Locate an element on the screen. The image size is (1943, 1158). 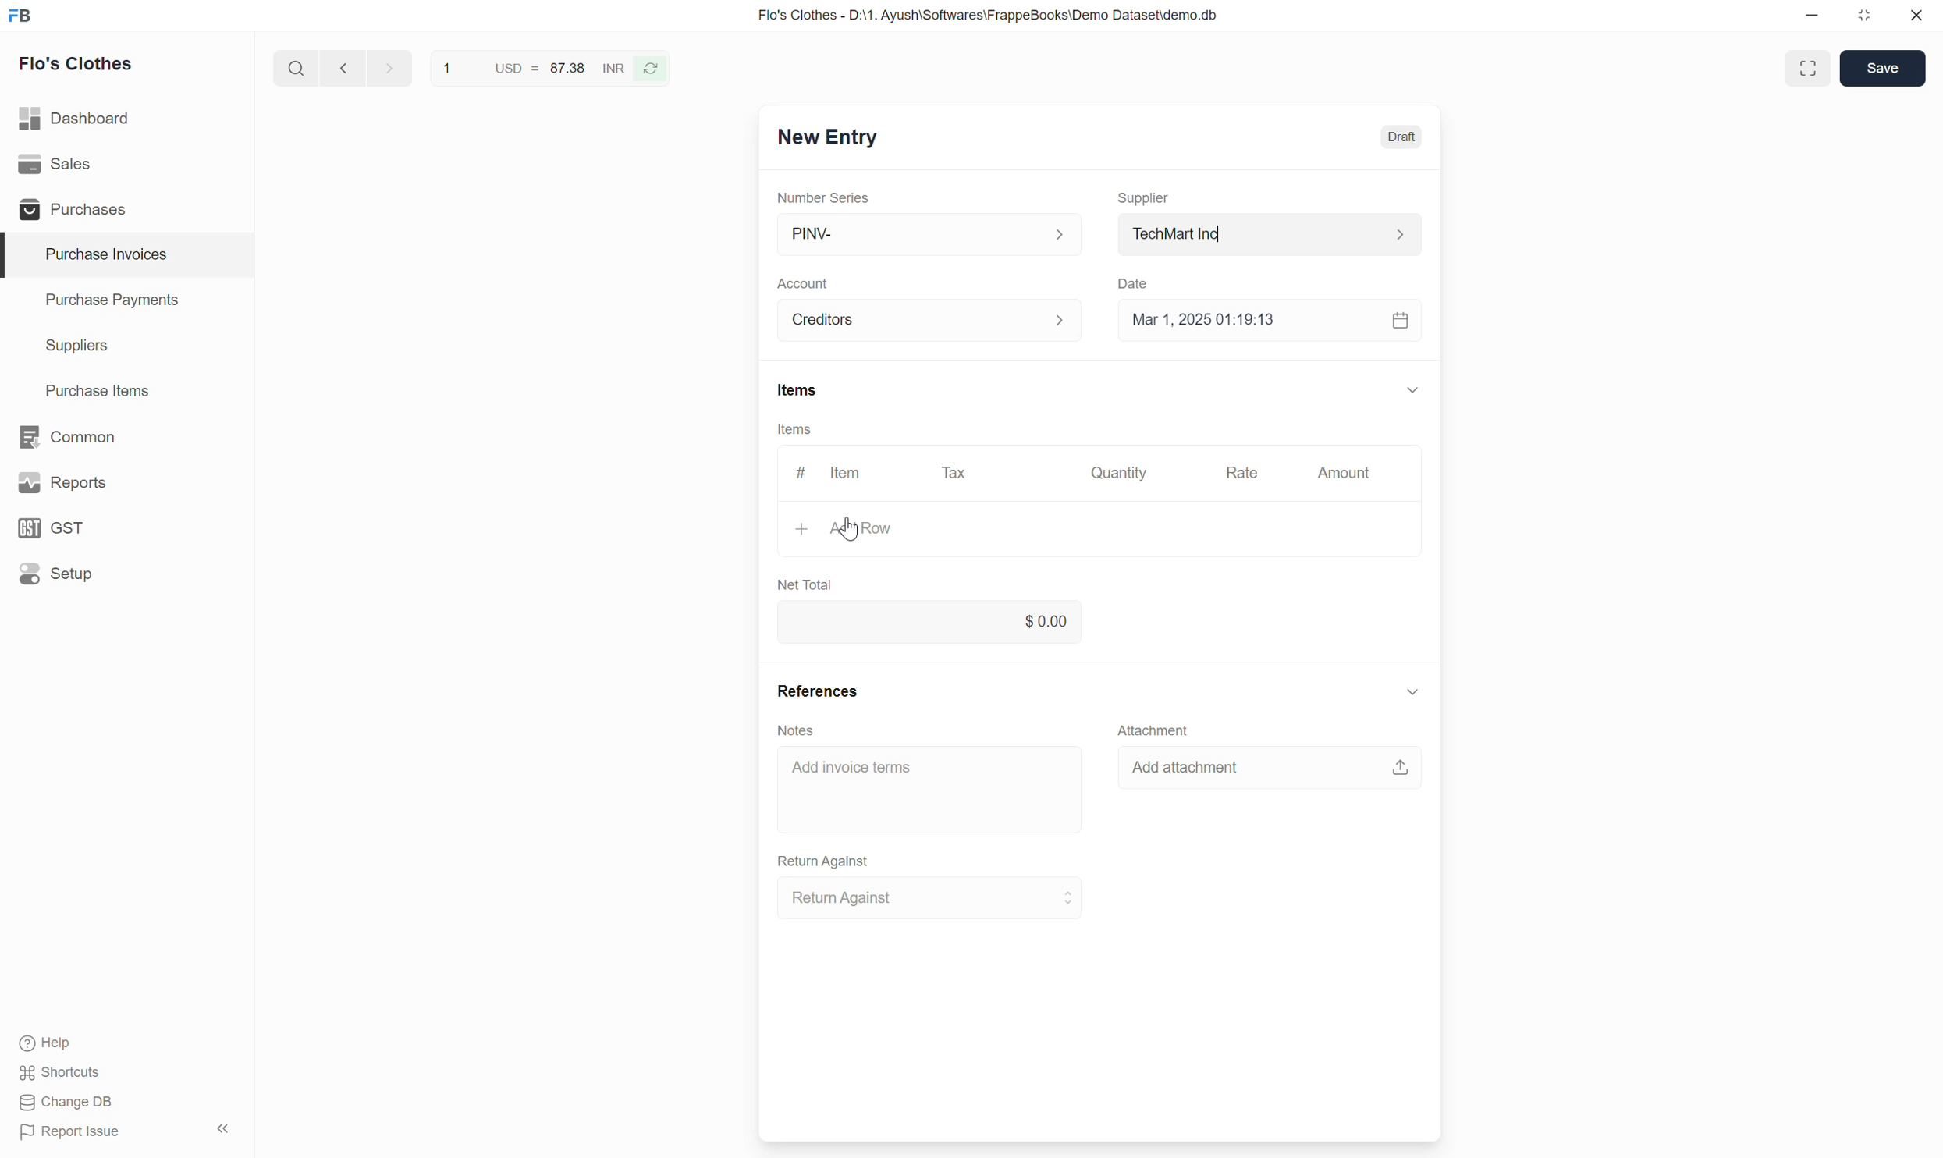
Date is located at coordinates (1135, 279).